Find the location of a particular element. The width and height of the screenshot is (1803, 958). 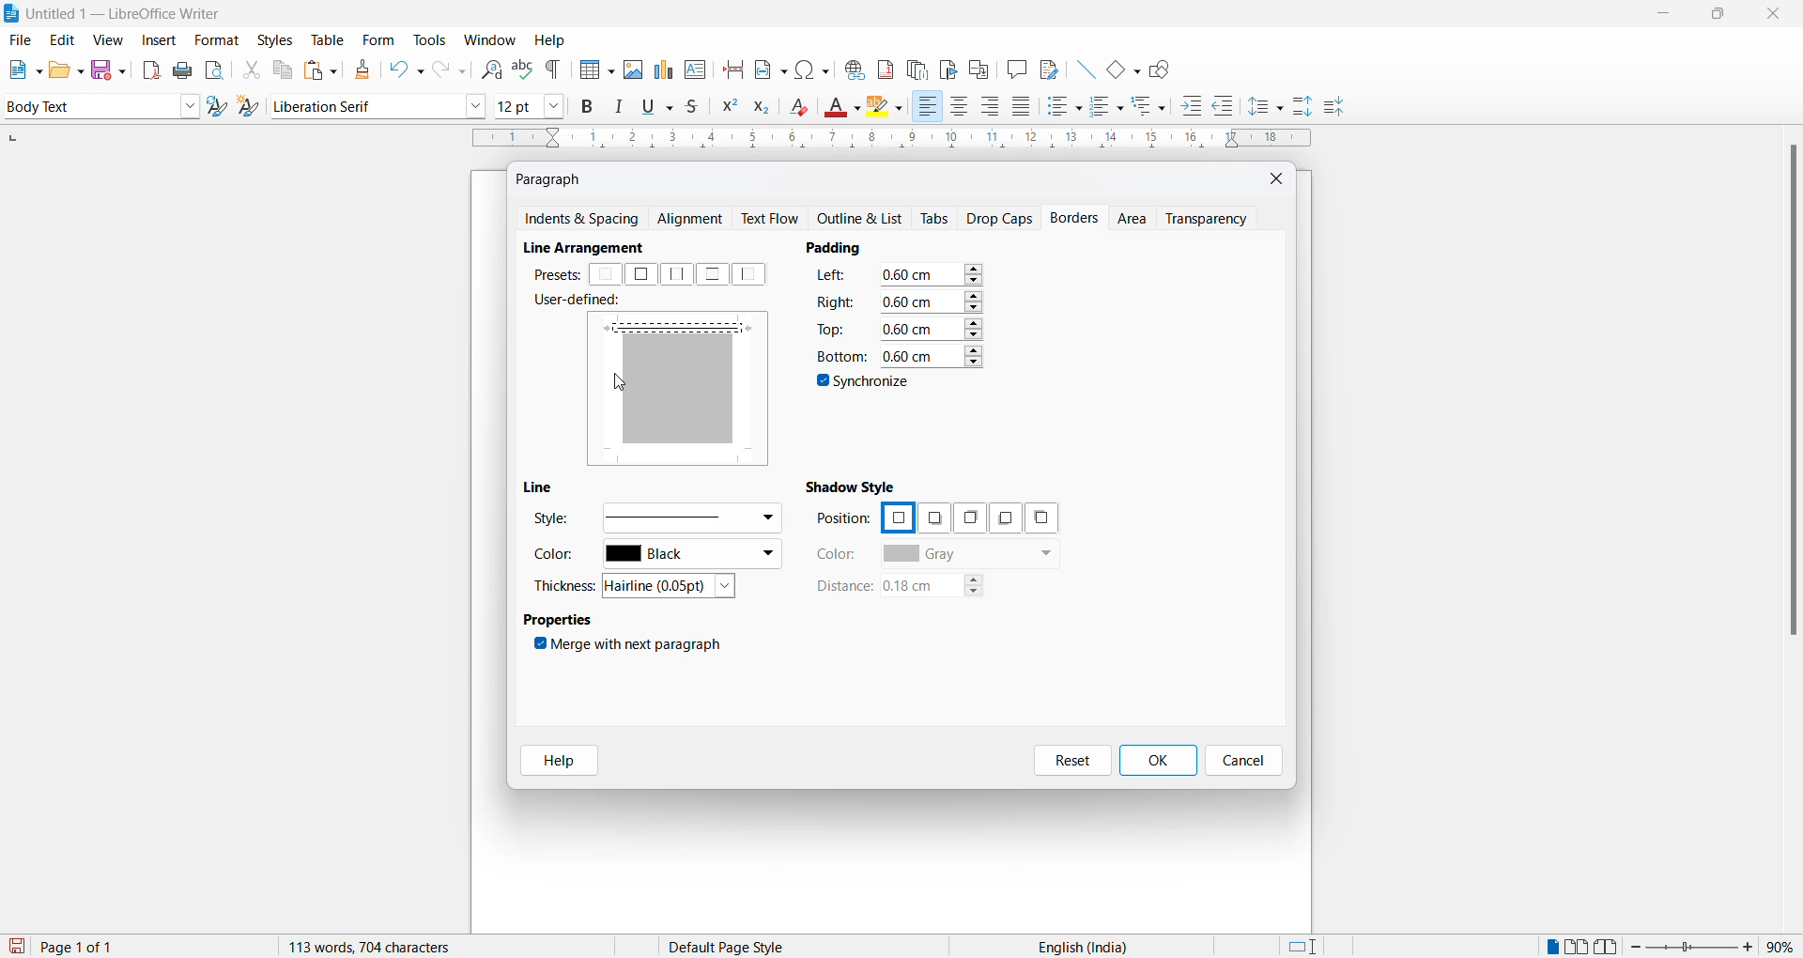

view is located at coordinates (111, 39).